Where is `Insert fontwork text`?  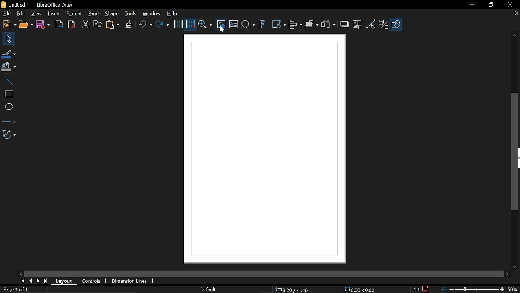
Insert fontwork text is located at coordinates (263, 24).